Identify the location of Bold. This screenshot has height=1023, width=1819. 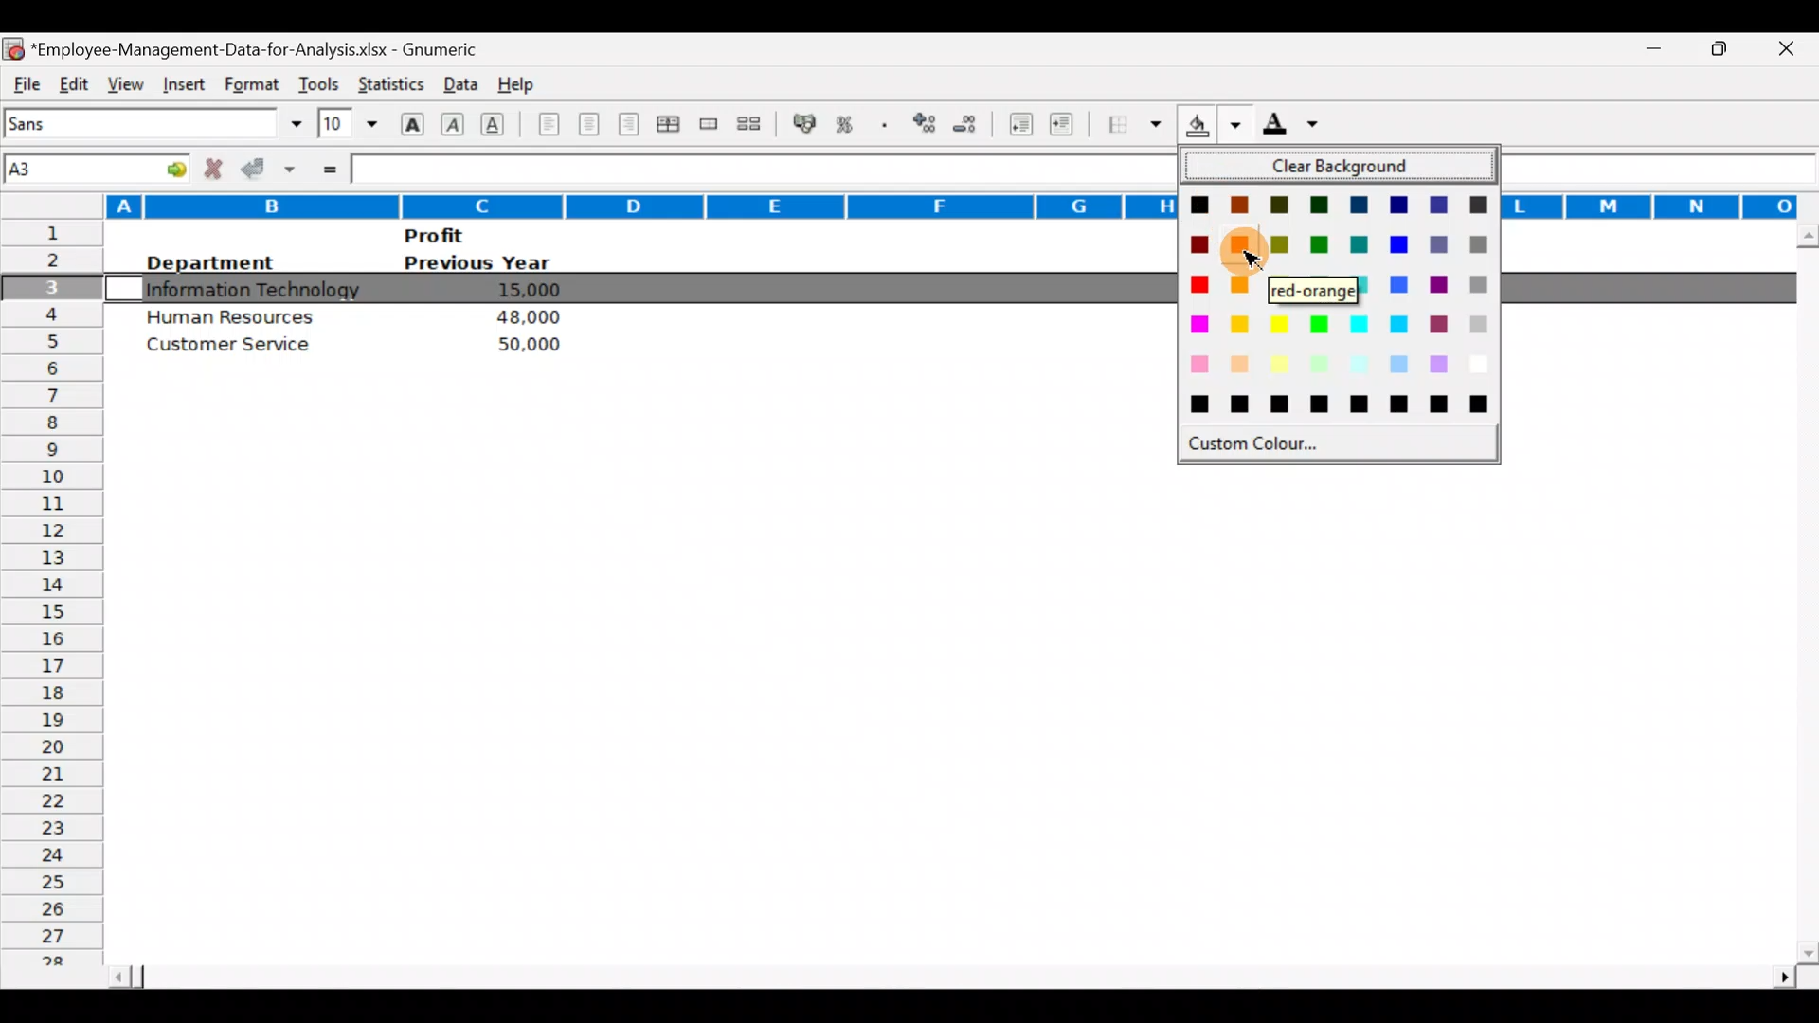
(410, 122).